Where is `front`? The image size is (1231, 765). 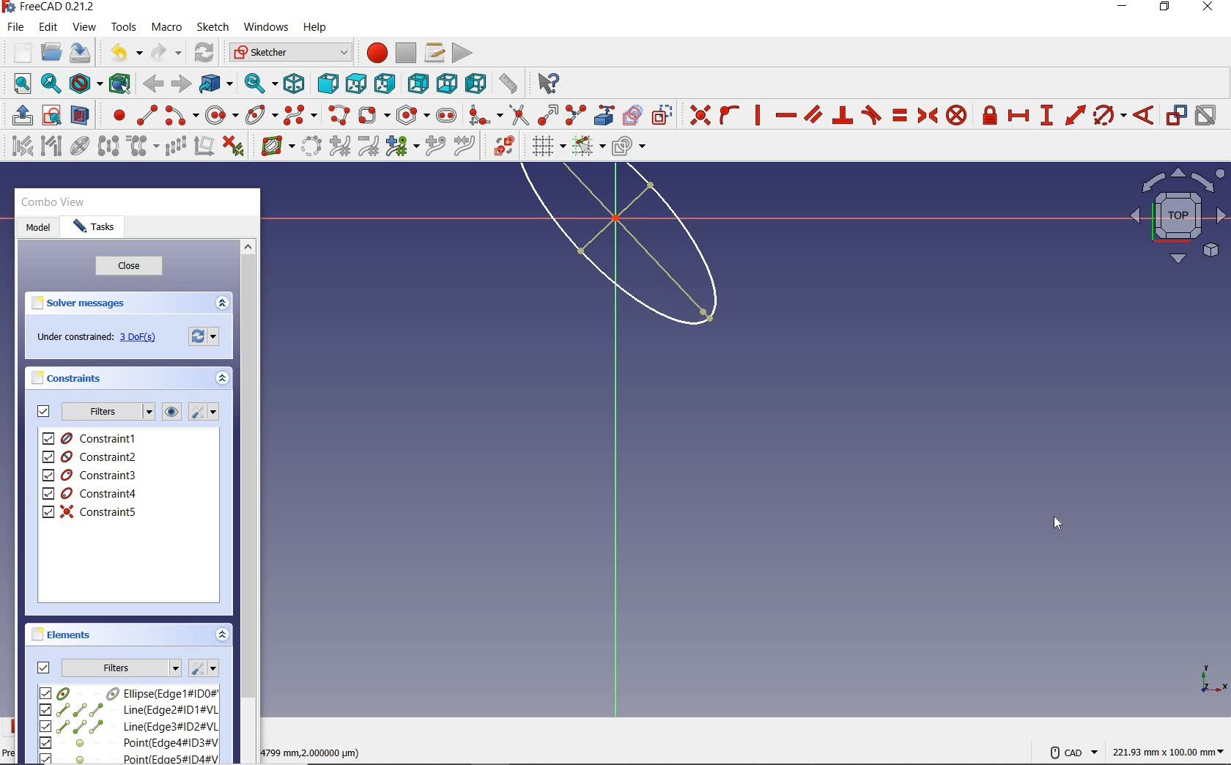 front is located at coordinates (325, 84).